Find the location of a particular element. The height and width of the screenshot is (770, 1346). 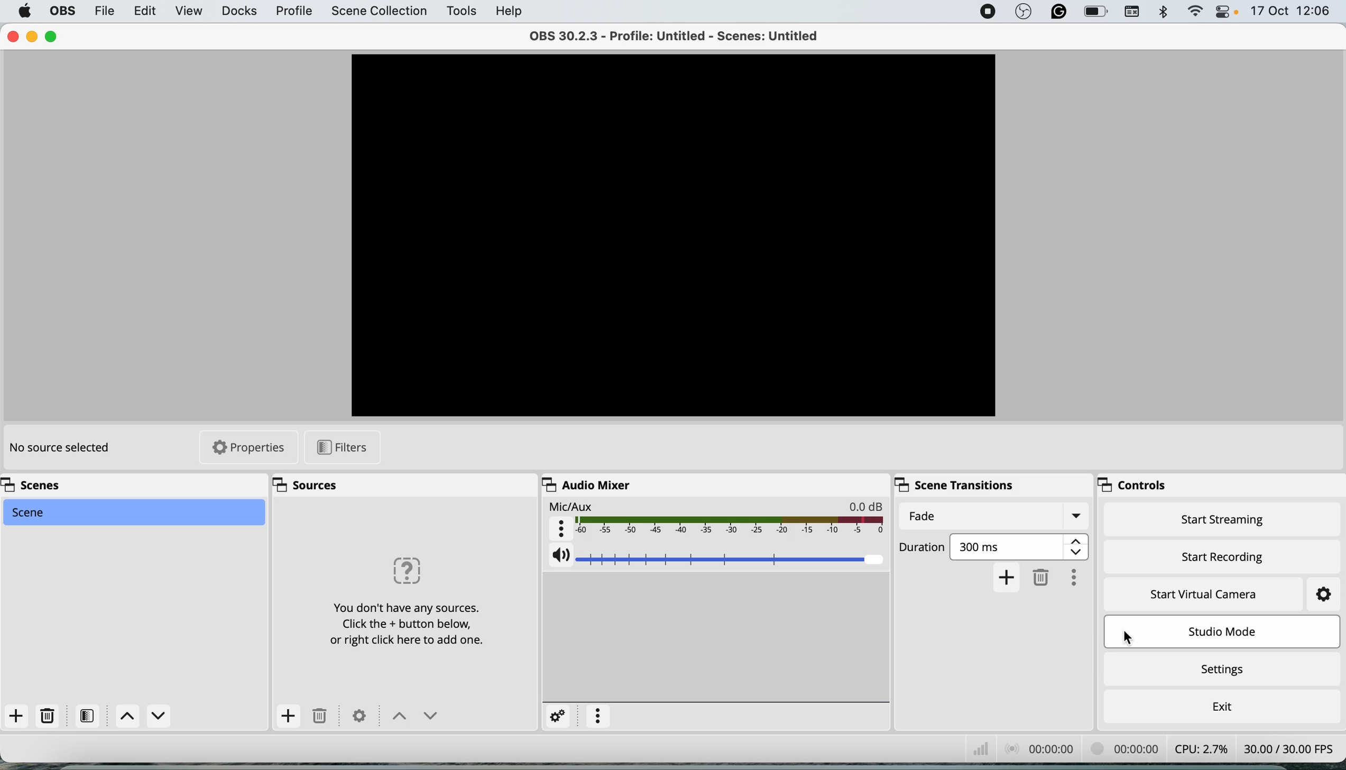

settings is located at coordinates (558, 716).